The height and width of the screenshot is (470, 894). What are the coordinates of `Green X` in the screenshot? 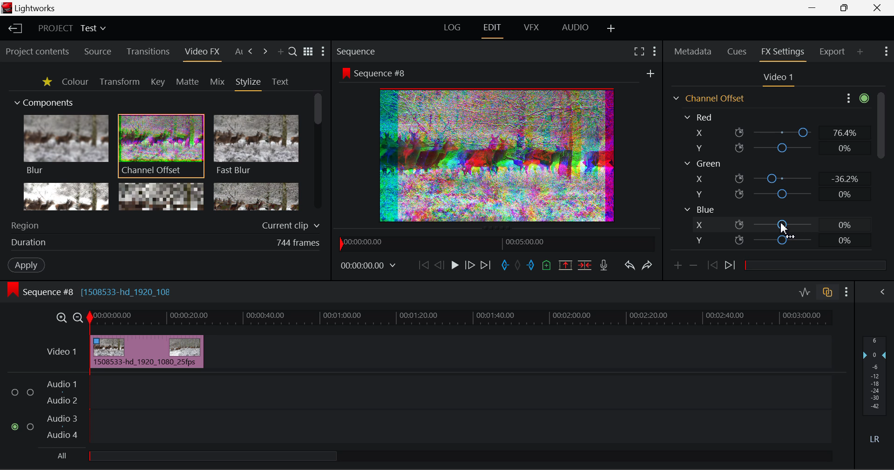 It's located at (774, 178).